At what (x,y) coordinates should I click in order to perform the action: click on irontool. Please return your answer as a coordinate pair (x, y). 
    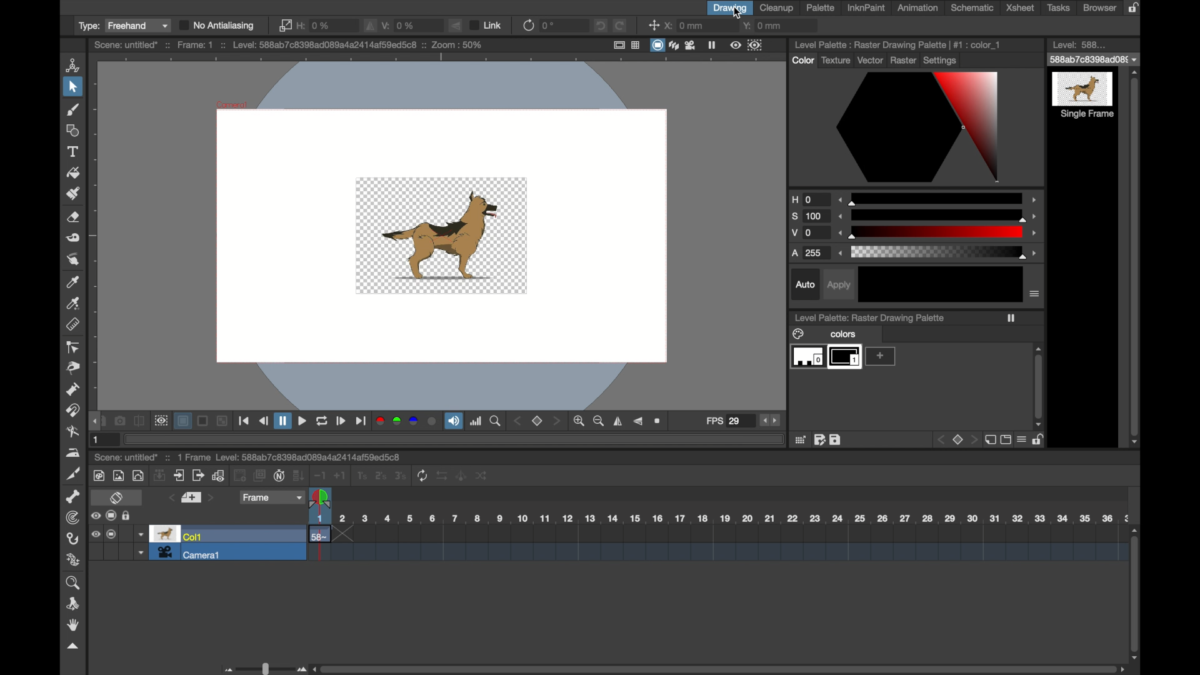
    Looking at the image, I should click on (71, 453).